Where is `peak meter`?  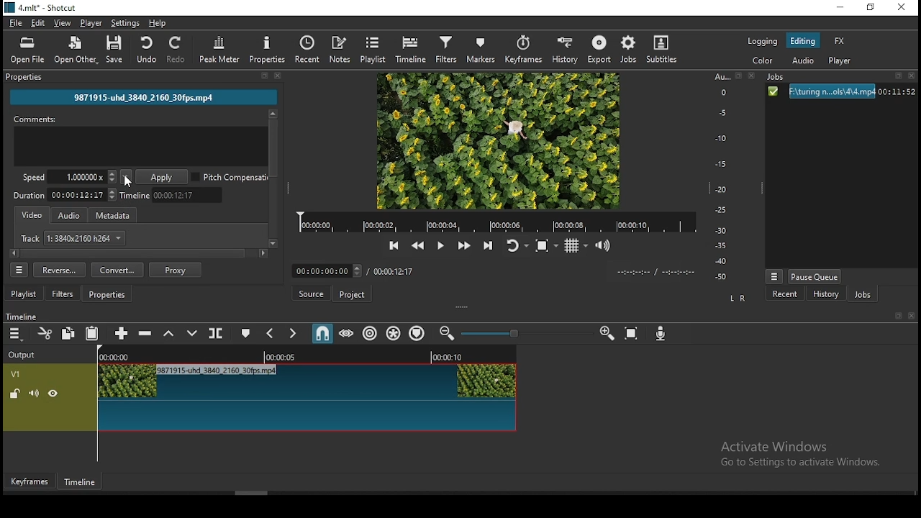
peak meter is located at coordinates (220, 49).